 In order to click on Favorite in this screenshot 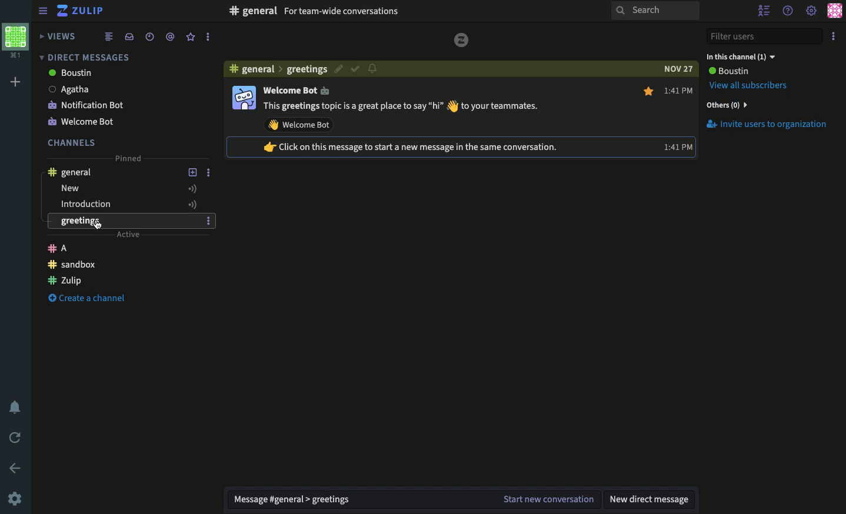, I will do `click(191, 36)`.